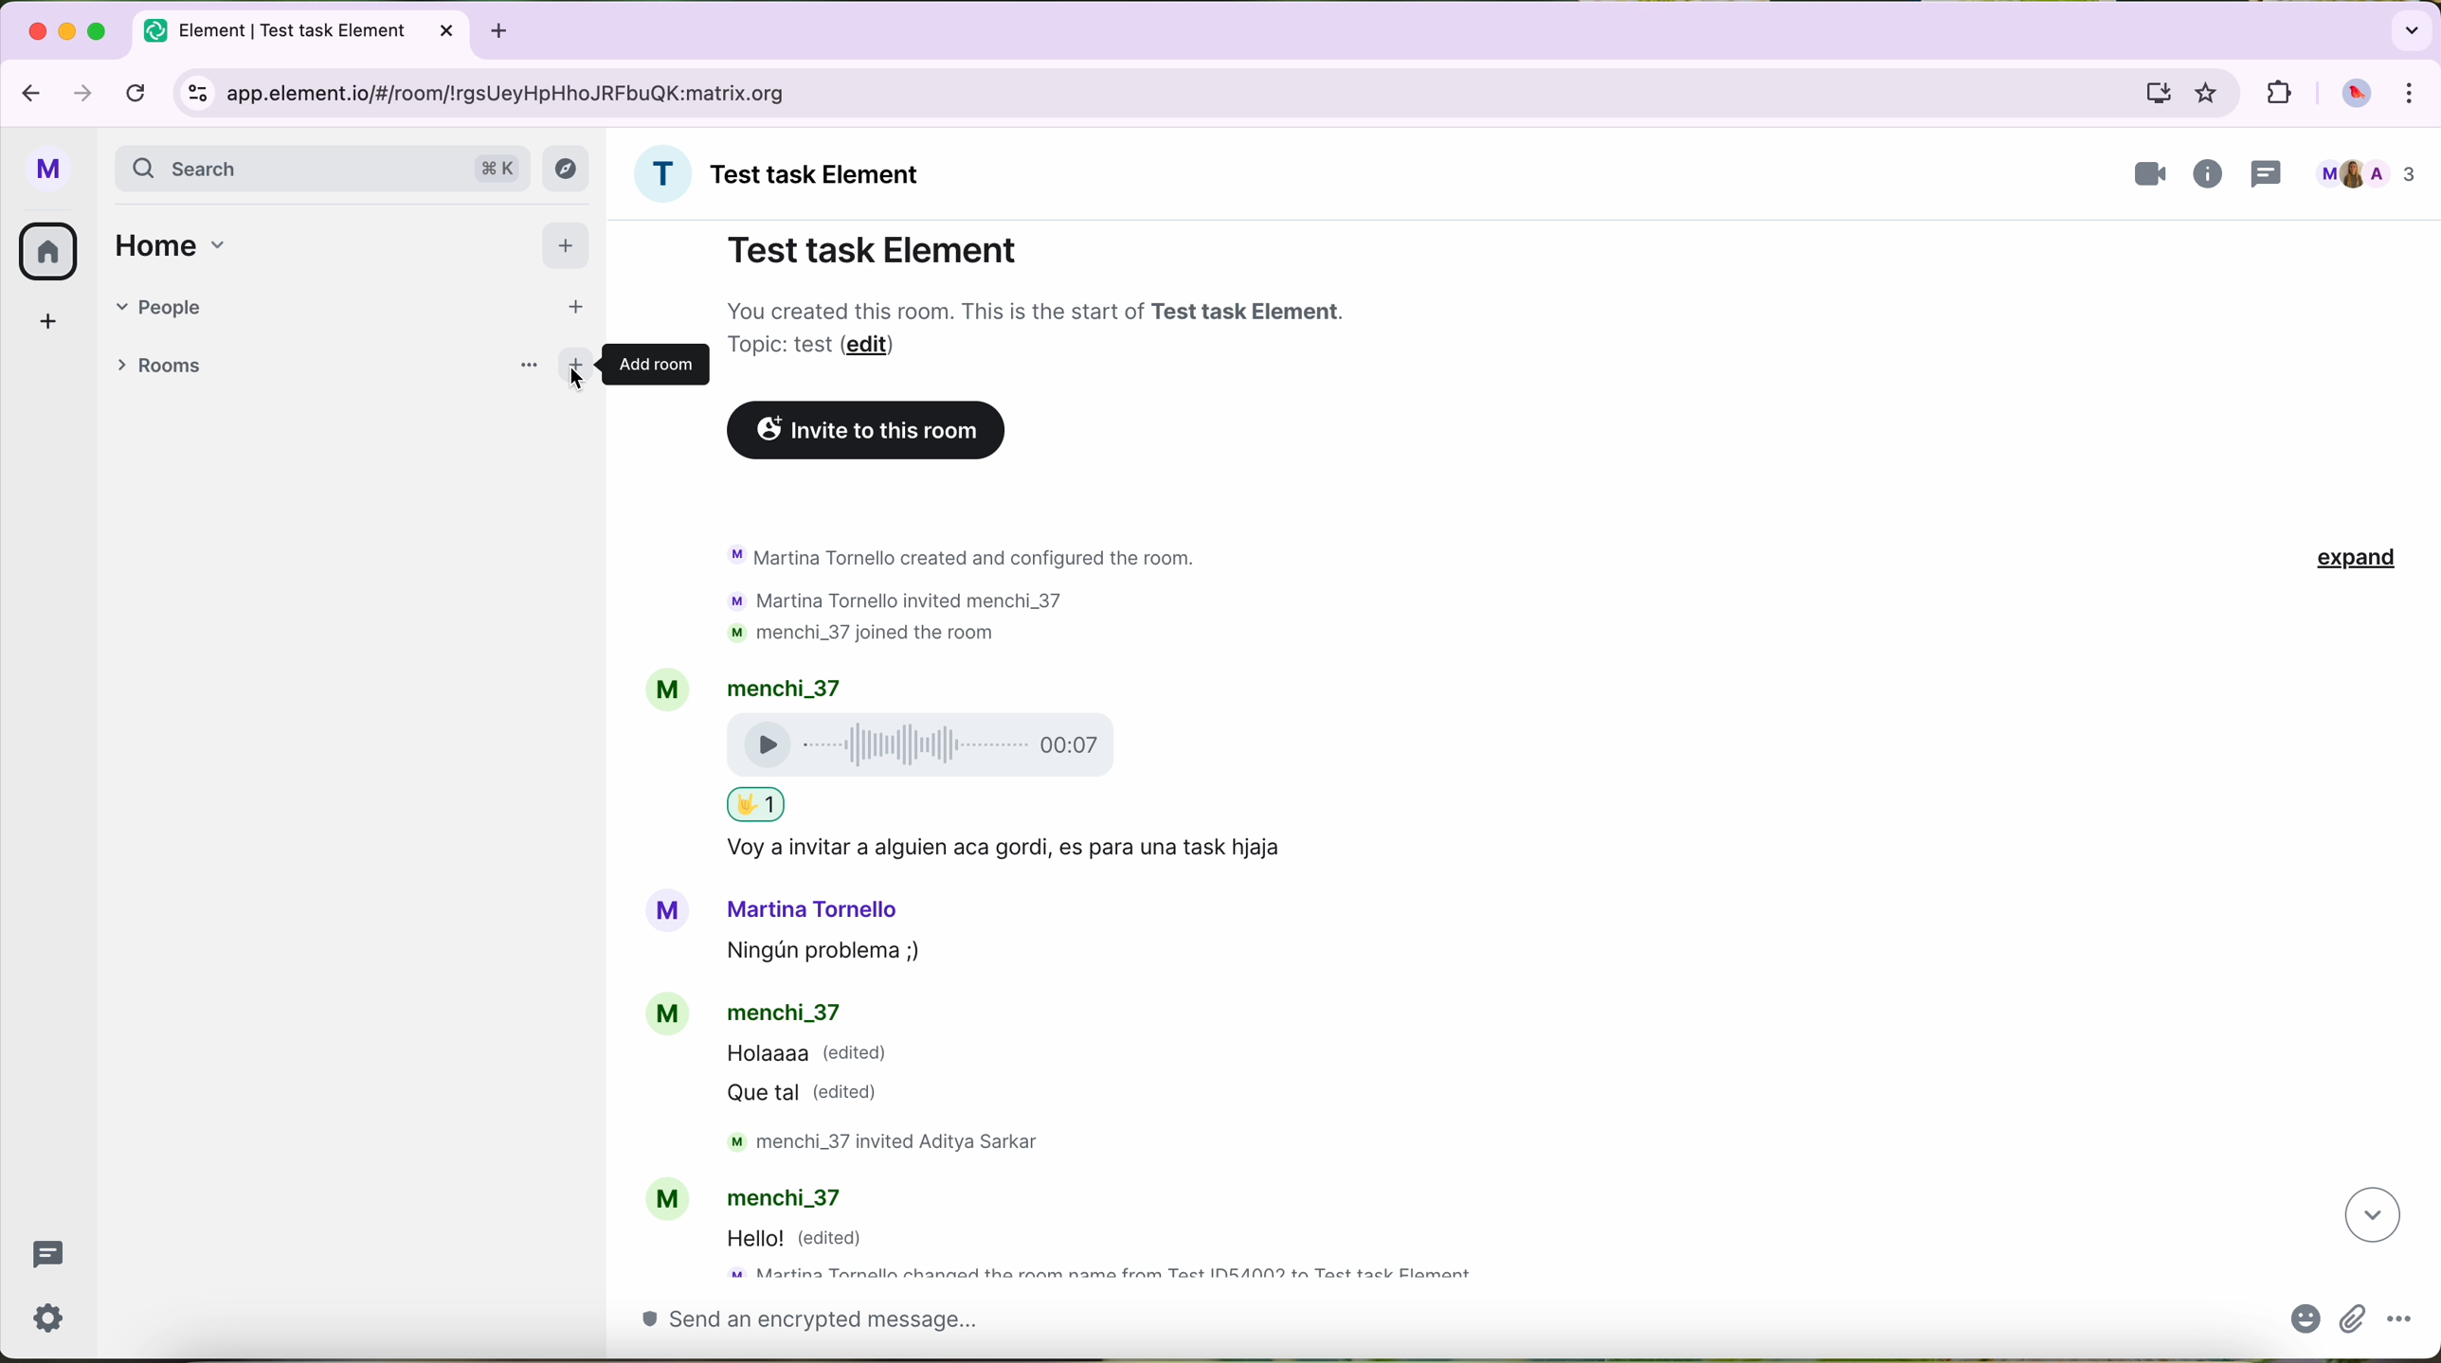 The height and width of the screenshot is (1363, 2441). What do you see at coordinates (971, 556) in the screenshot?
I see `text` at bounding box center [971, 556].